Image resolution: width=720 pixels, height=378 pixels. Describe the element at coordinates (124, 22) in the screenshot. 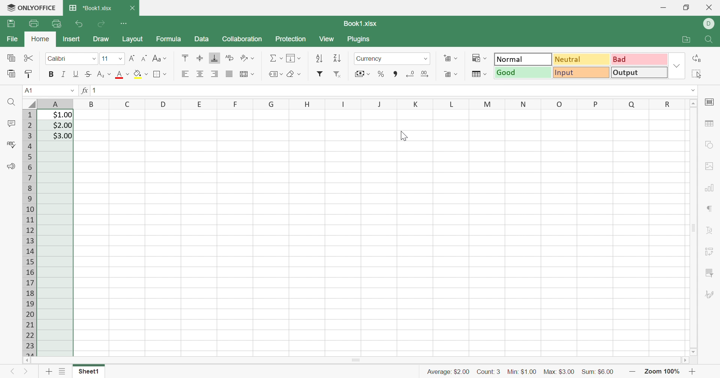

I see `Customize Quick Access Toolbar` at that location.